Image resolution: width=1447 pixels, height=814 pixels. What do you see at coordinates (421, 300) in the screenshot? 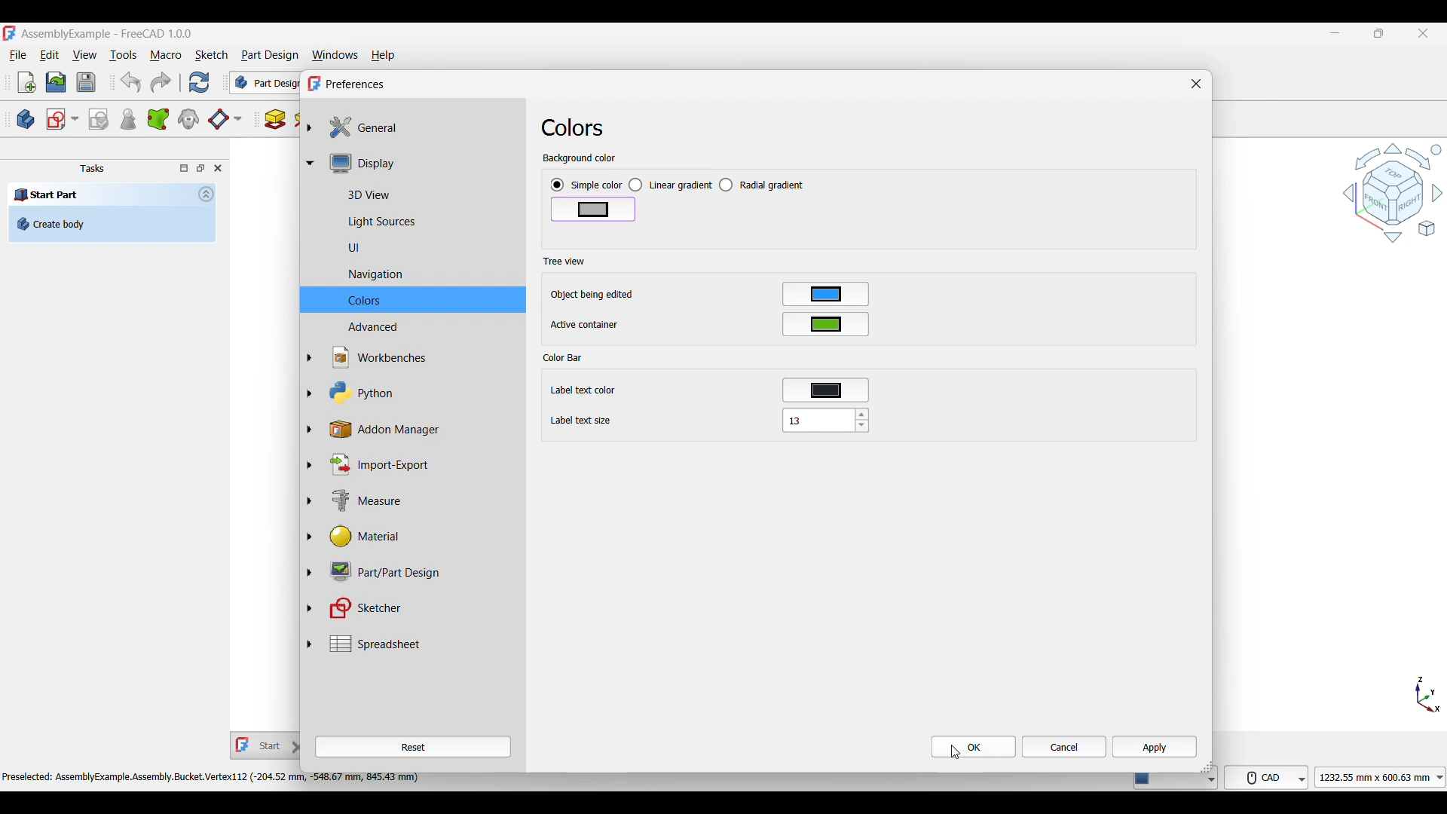
I see `Colors` at bounding box center [421, 300].